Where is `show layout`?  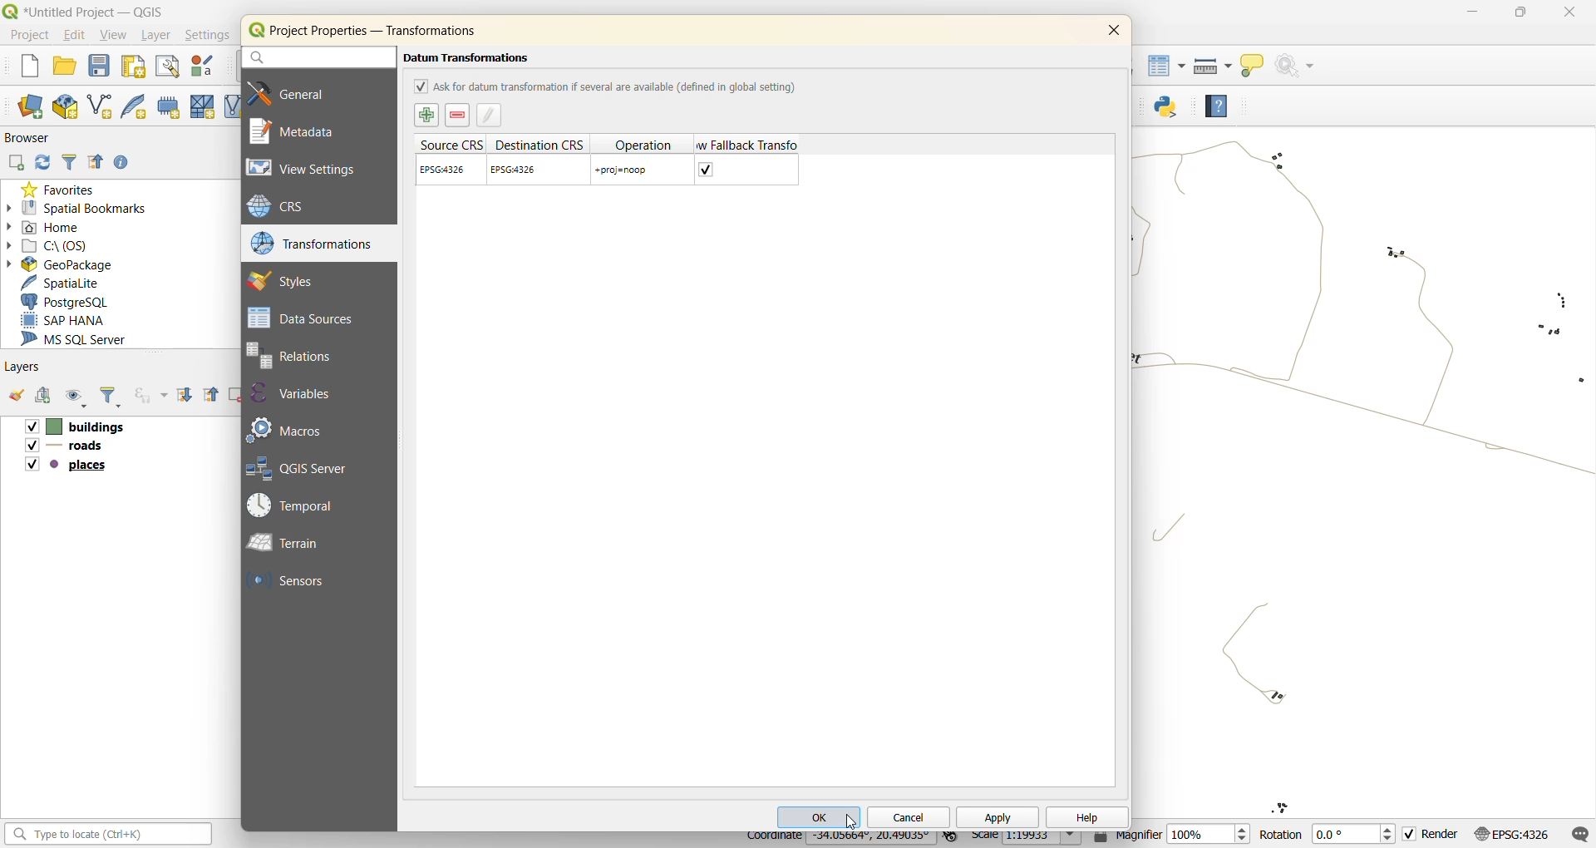 show layout is located at coordinates (163, 67).